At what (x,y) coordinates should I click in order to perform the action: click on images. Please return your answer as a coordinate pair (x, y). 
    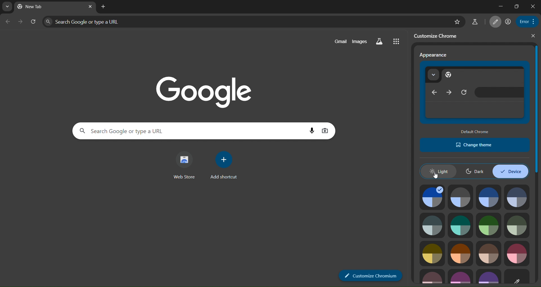
    Looking at the image, I should click on (358, 41).